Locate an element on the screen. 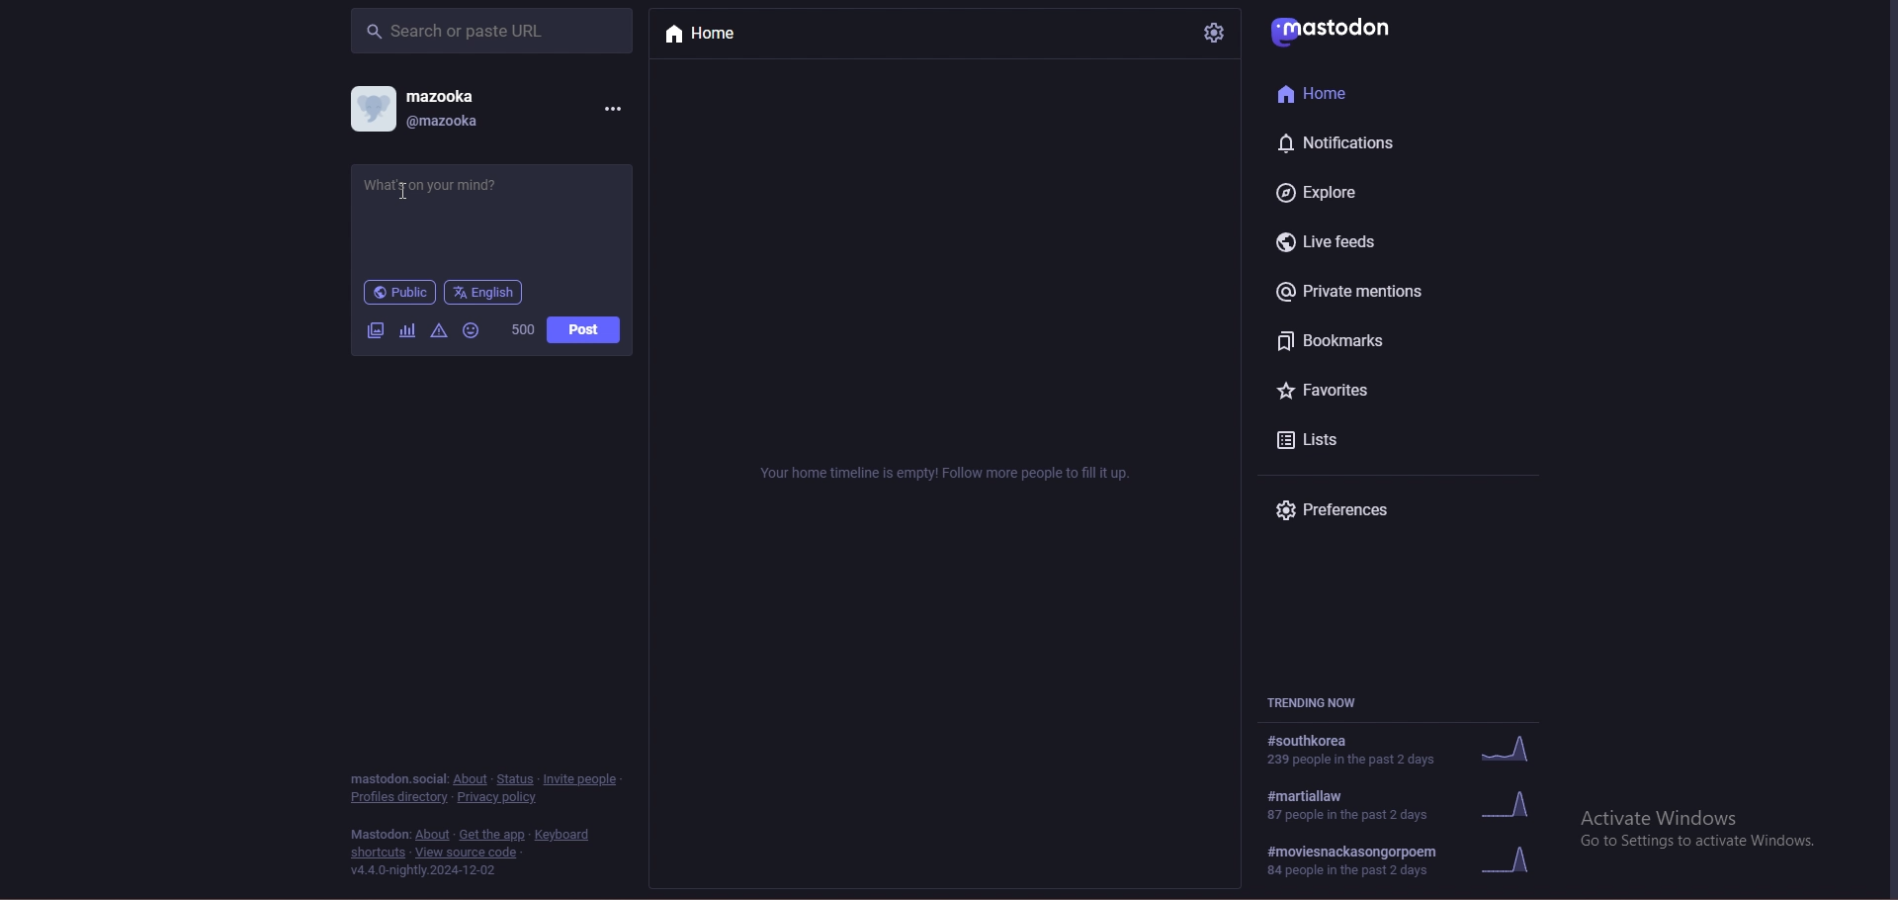 This screenshot has width=1898, height=900. get the app is located at coordinates (491, 835).